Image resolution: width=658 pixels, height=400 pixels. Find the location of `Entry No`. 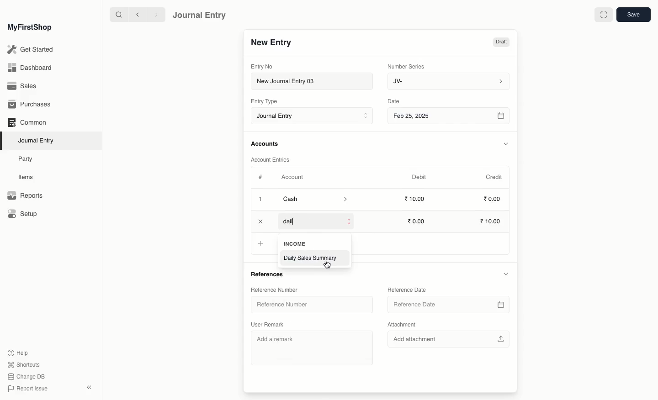

Entry No is located at coordinates (262, 66).